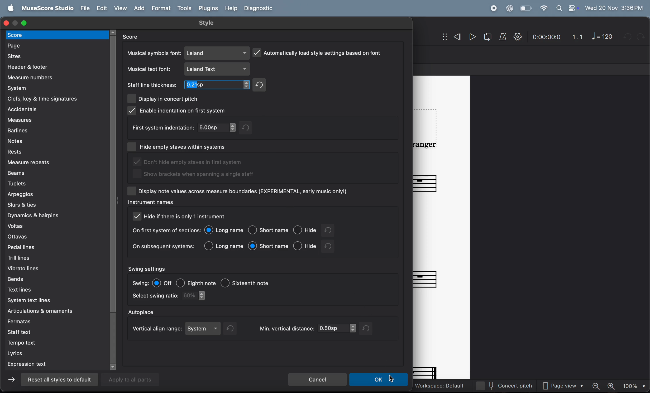 The height and width of the screenshot is (393, 650). What do you see at coordinates (53, 216) in the screenshot?
I see `dynamic hairpins` at bounding box center [53, 216].